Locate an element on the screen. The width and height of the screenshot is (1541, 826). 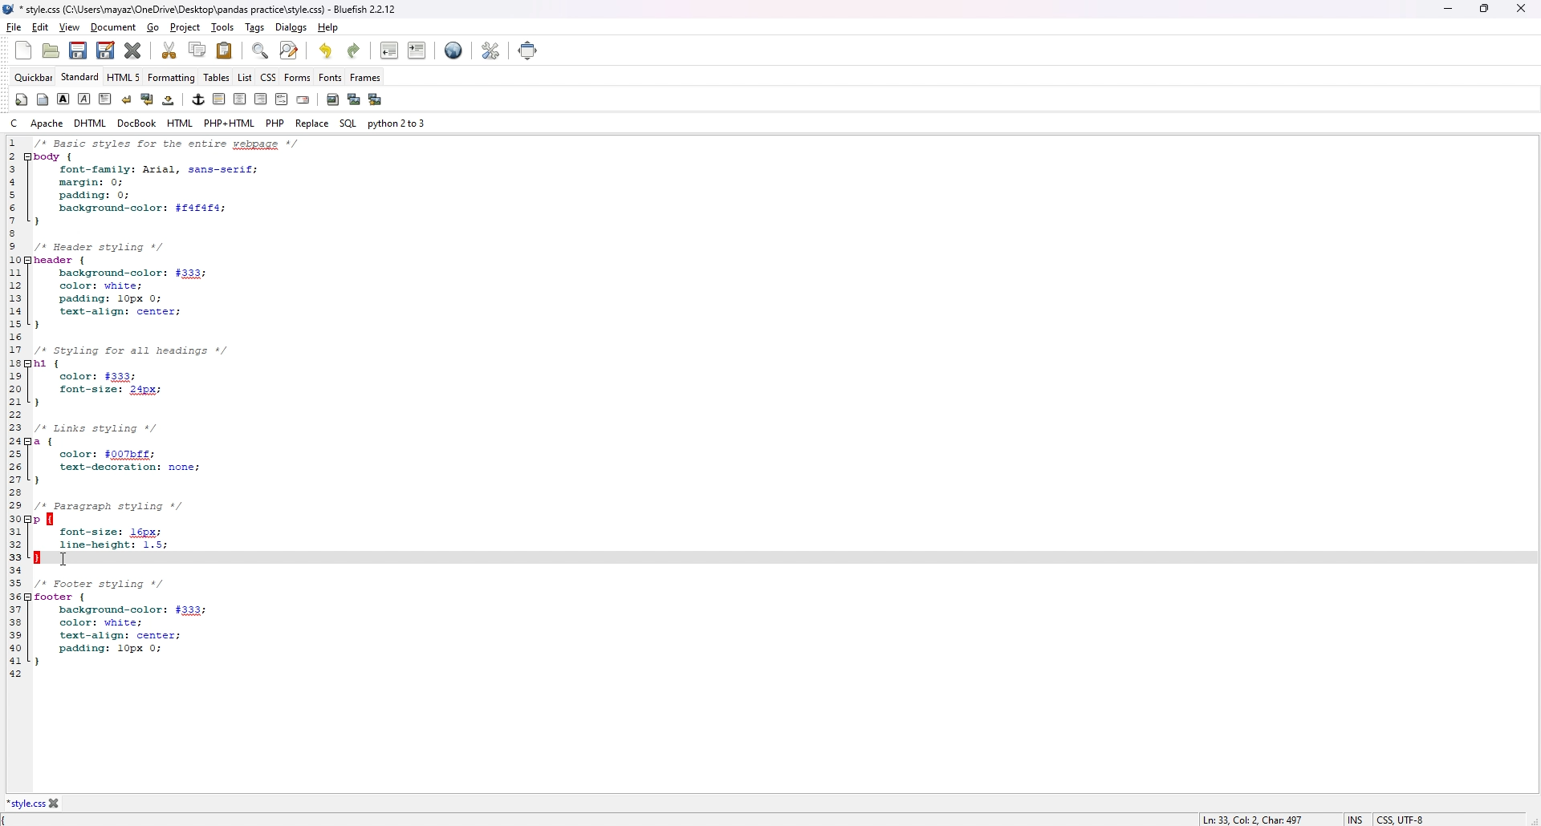
redo is located at coordinates (356, 51).